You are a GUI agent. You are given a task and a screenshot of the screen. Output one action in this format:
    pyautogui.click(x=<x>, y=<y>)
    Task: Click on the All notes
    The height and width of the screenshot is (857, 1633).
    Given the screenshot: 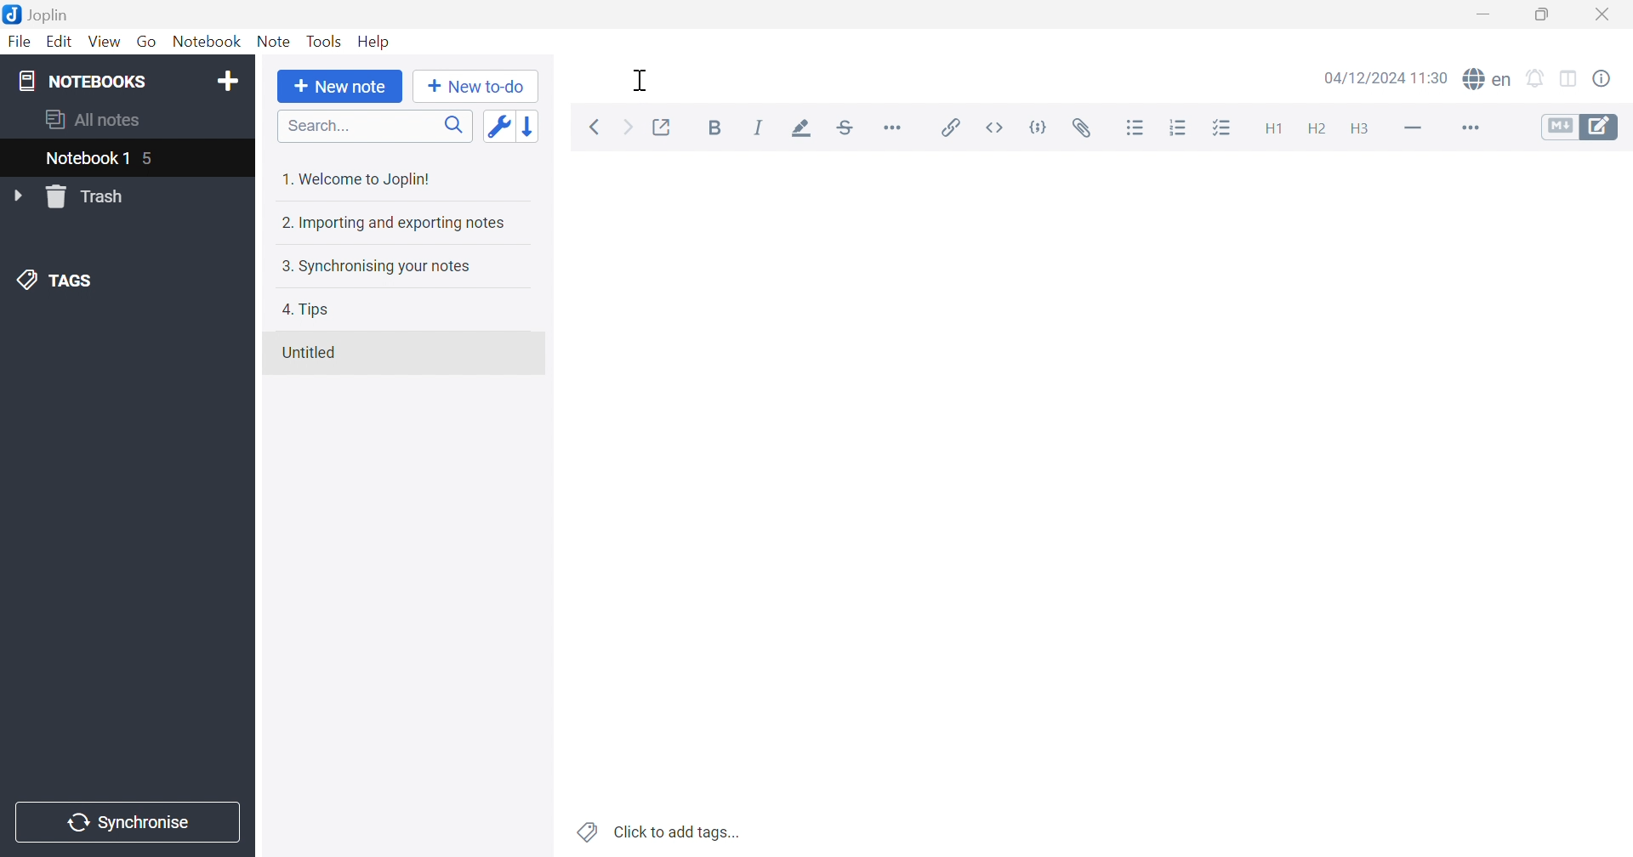 What is the action you would take?
    pyautogui.click(x=90, y=121)
    